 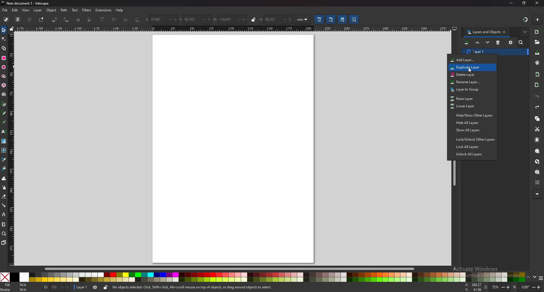 What do you see at coordinates (526, 20) in the screenshot?
I see `snapping` at bounding box center [526, 20].